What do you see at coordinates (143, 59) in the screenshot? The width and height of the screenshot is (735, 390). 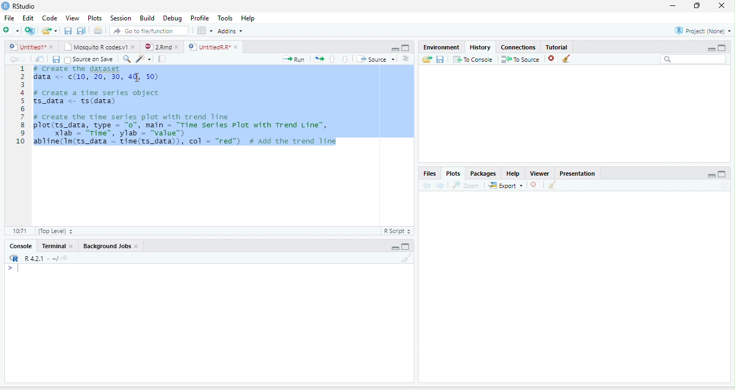 I see `Code tools` at bounding box center [143, 59].